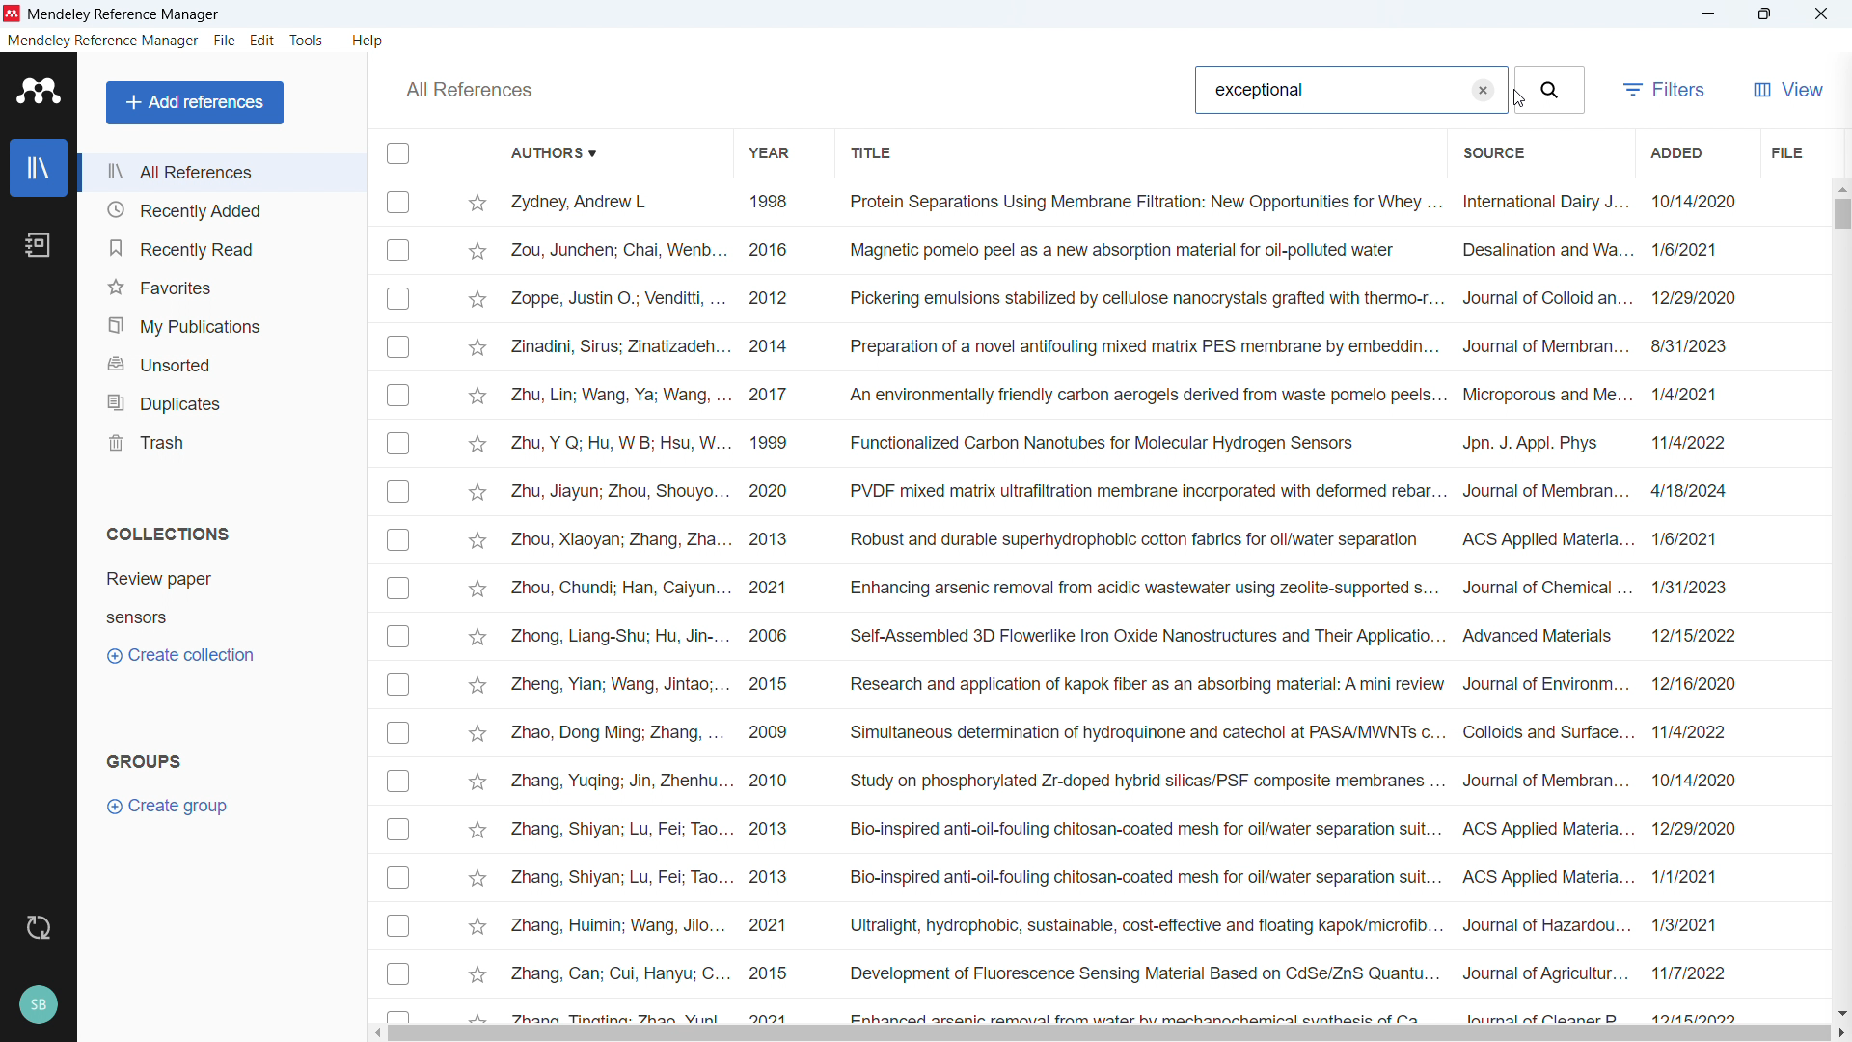 This screenshot has height=1042, width=1852. What do you see at coordinates (172, 806) in the screenshot?
I see `Create group ` at bounding box center [172, 806].